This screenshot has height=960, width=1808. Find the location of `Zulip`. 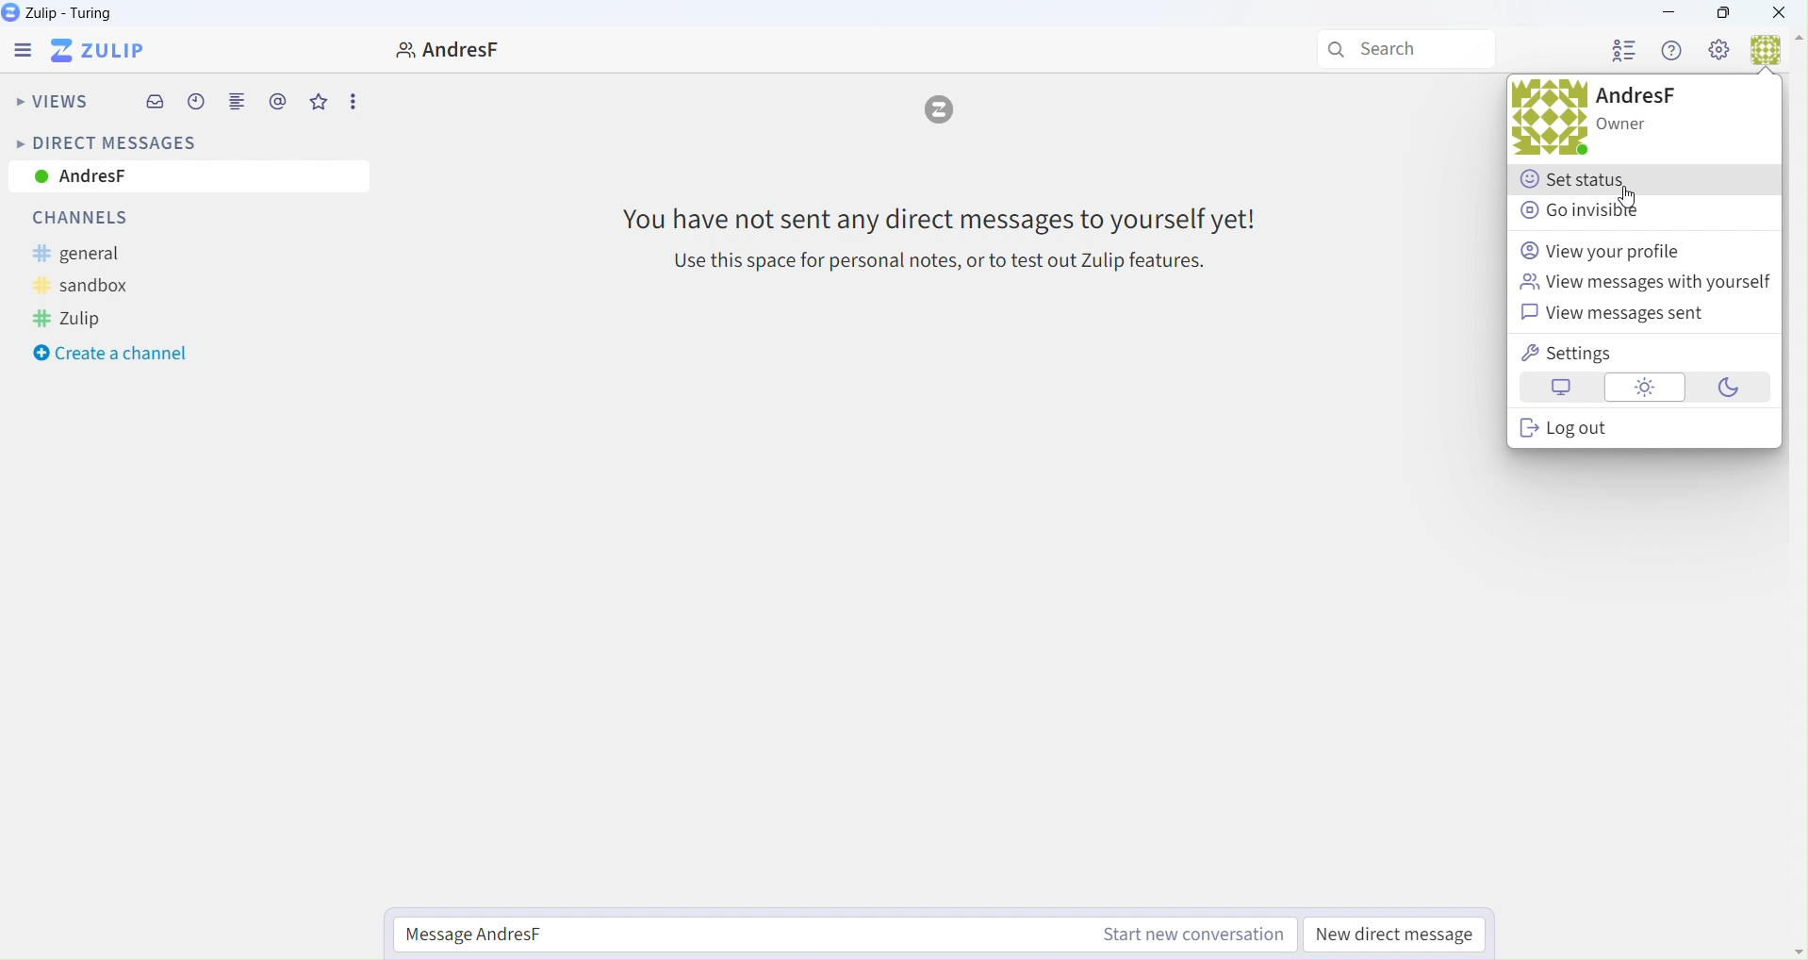

Zulip is located at coordinates (66, 13).